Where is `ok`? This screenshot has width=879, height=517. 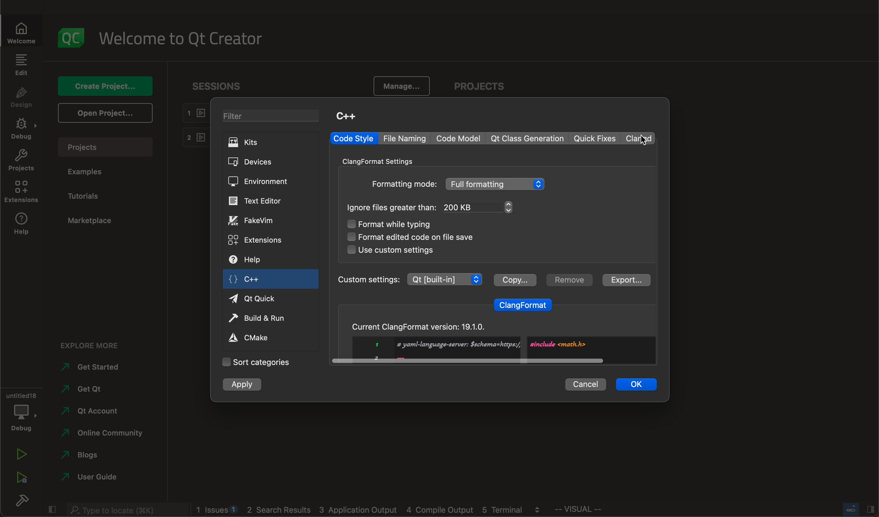 ok is located at coordinates (636, 384).